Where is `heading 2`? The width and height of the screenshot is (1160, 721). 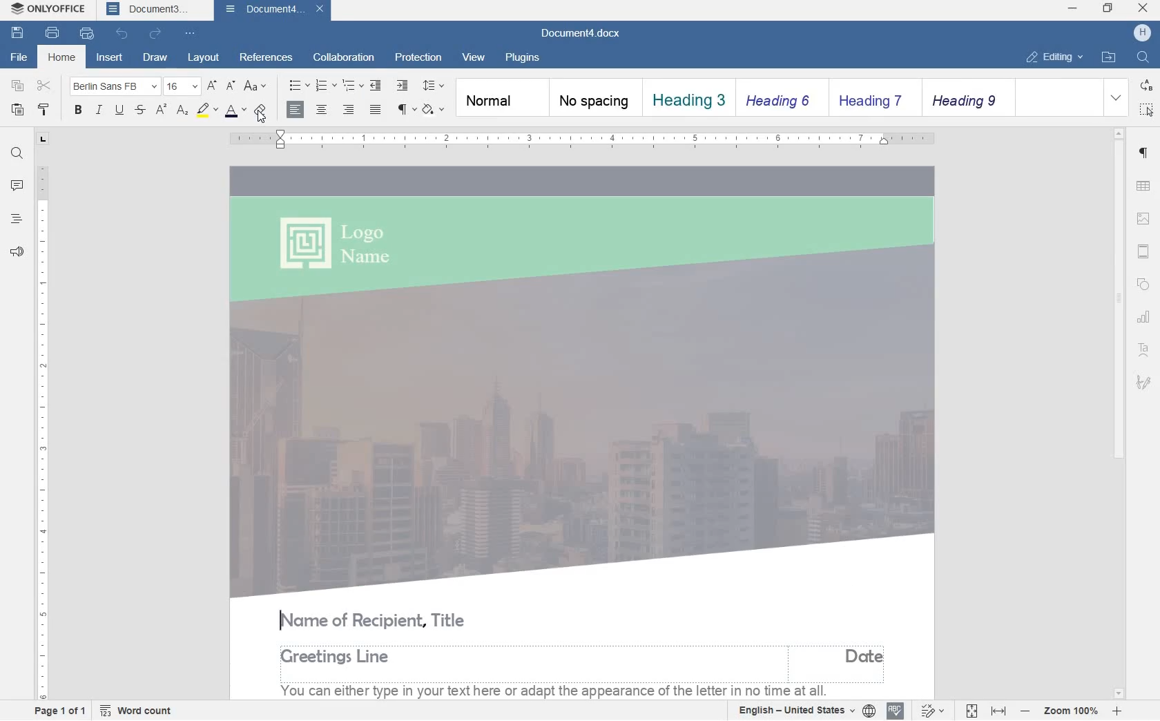 heading 2 is located at coordinates (779, 97).